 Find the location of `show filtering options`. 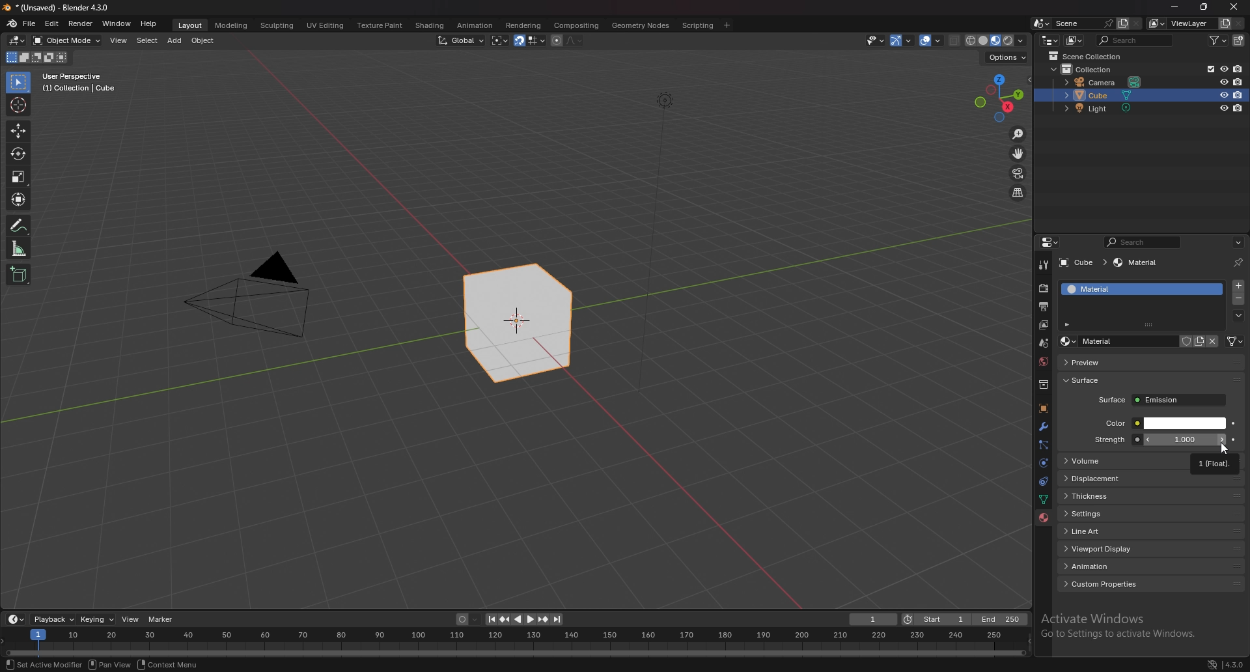

show filtering options is located at coordinates (1068, 324).